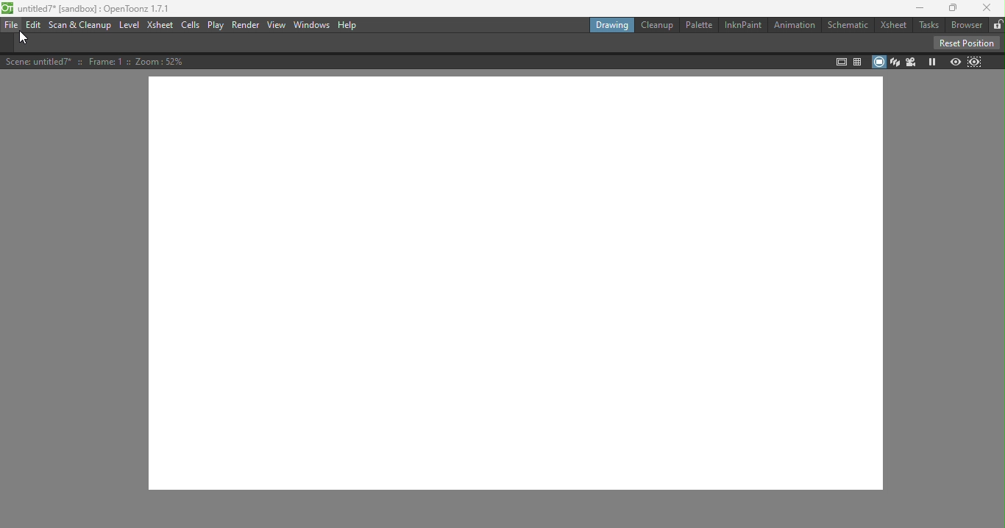 Image resolution: width=1005 pixels, height=528 pixels. I want to click on File name, so click(96, 8).